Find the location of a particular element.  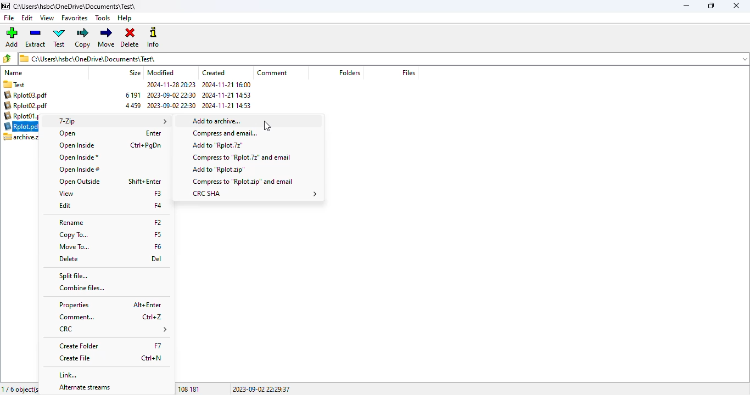

folder is located at coordinates (22, 83).